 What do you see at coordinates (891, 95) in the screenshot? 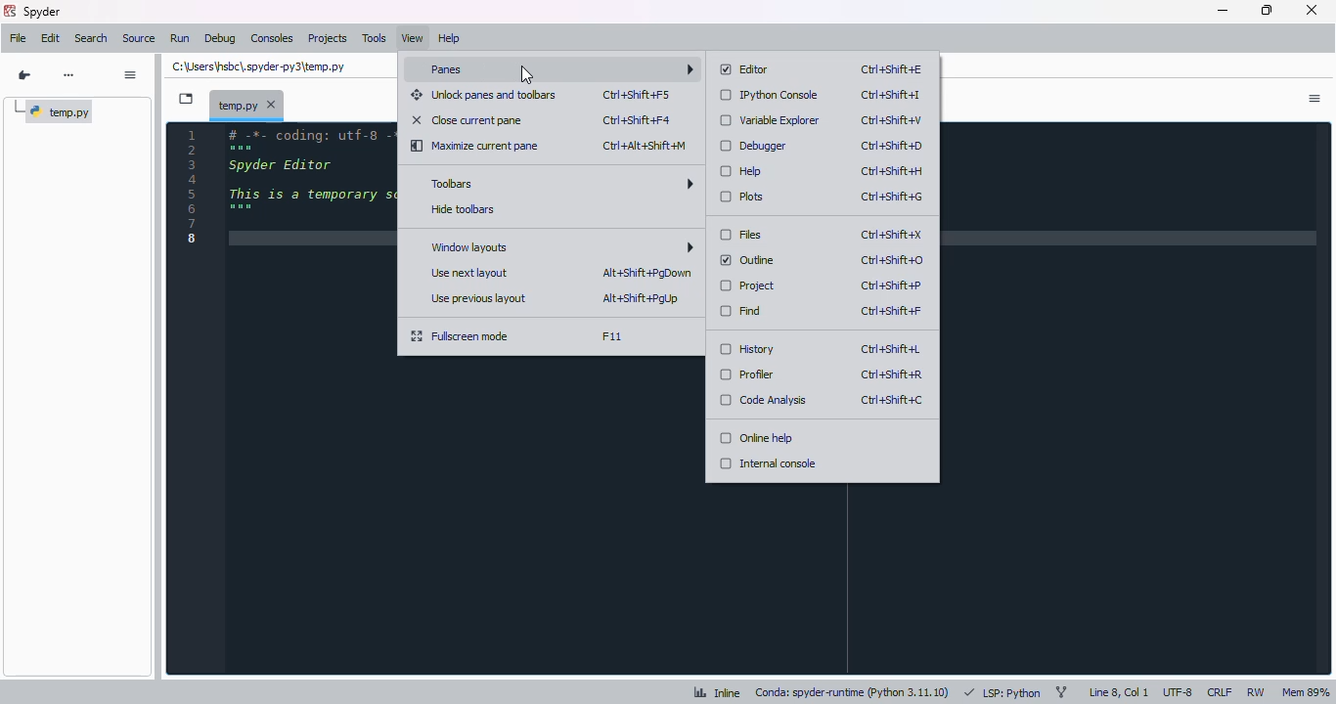
I see `shortcut for IPython console` at bounding box center [891, 95].